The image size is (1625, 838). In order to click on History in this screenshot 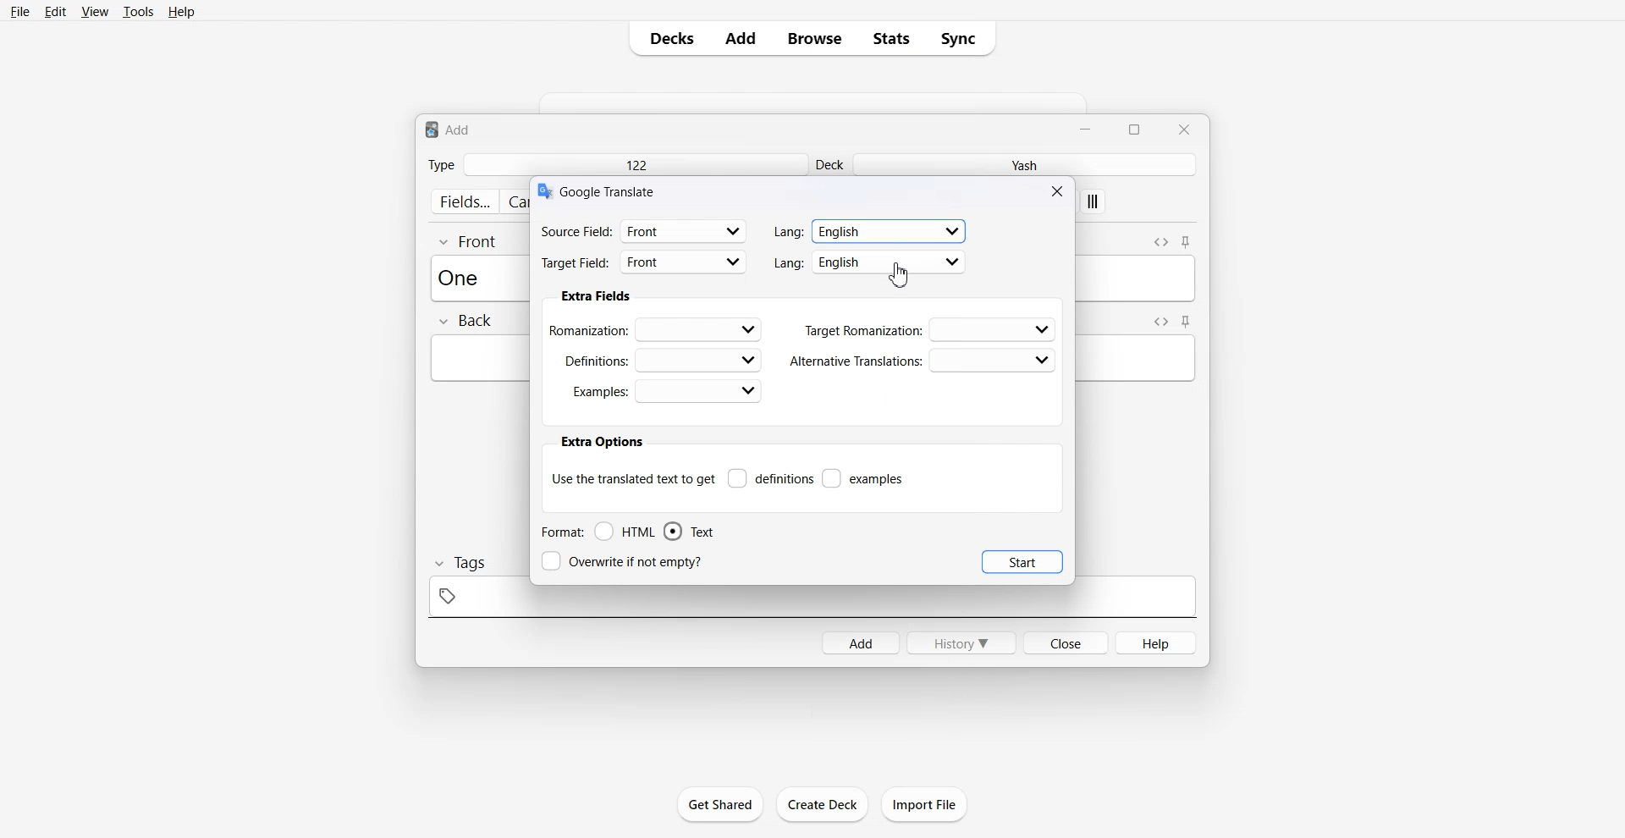, I will do `click(961, 642)`.